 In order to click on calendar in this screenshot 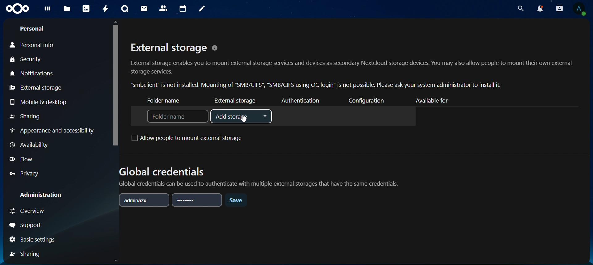, I will do `click(183, 8)`.